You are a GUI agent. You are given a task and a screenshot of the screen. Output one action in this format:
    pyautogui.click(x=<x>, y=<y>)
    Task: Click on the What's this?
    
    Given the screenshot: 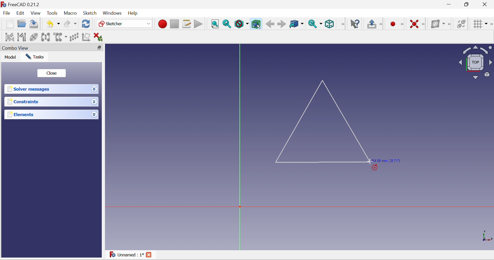 What is the action you would take?
    pyautogui.click(x=354, y=24)
    